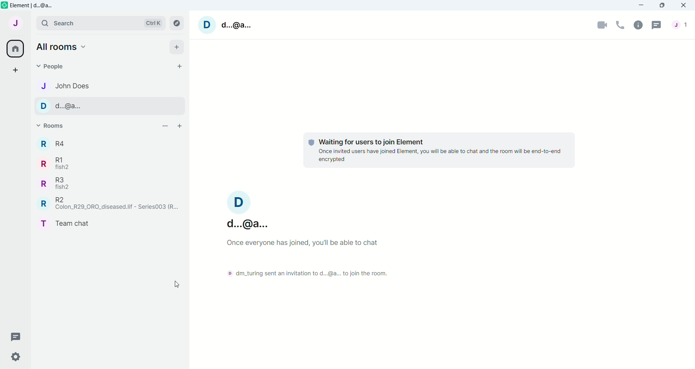 The image size is (695, 369). Describe the element at coordinates (301, 242) in the screenshot. I see `Once everyone has joined, you'll be able to chat` at that location.